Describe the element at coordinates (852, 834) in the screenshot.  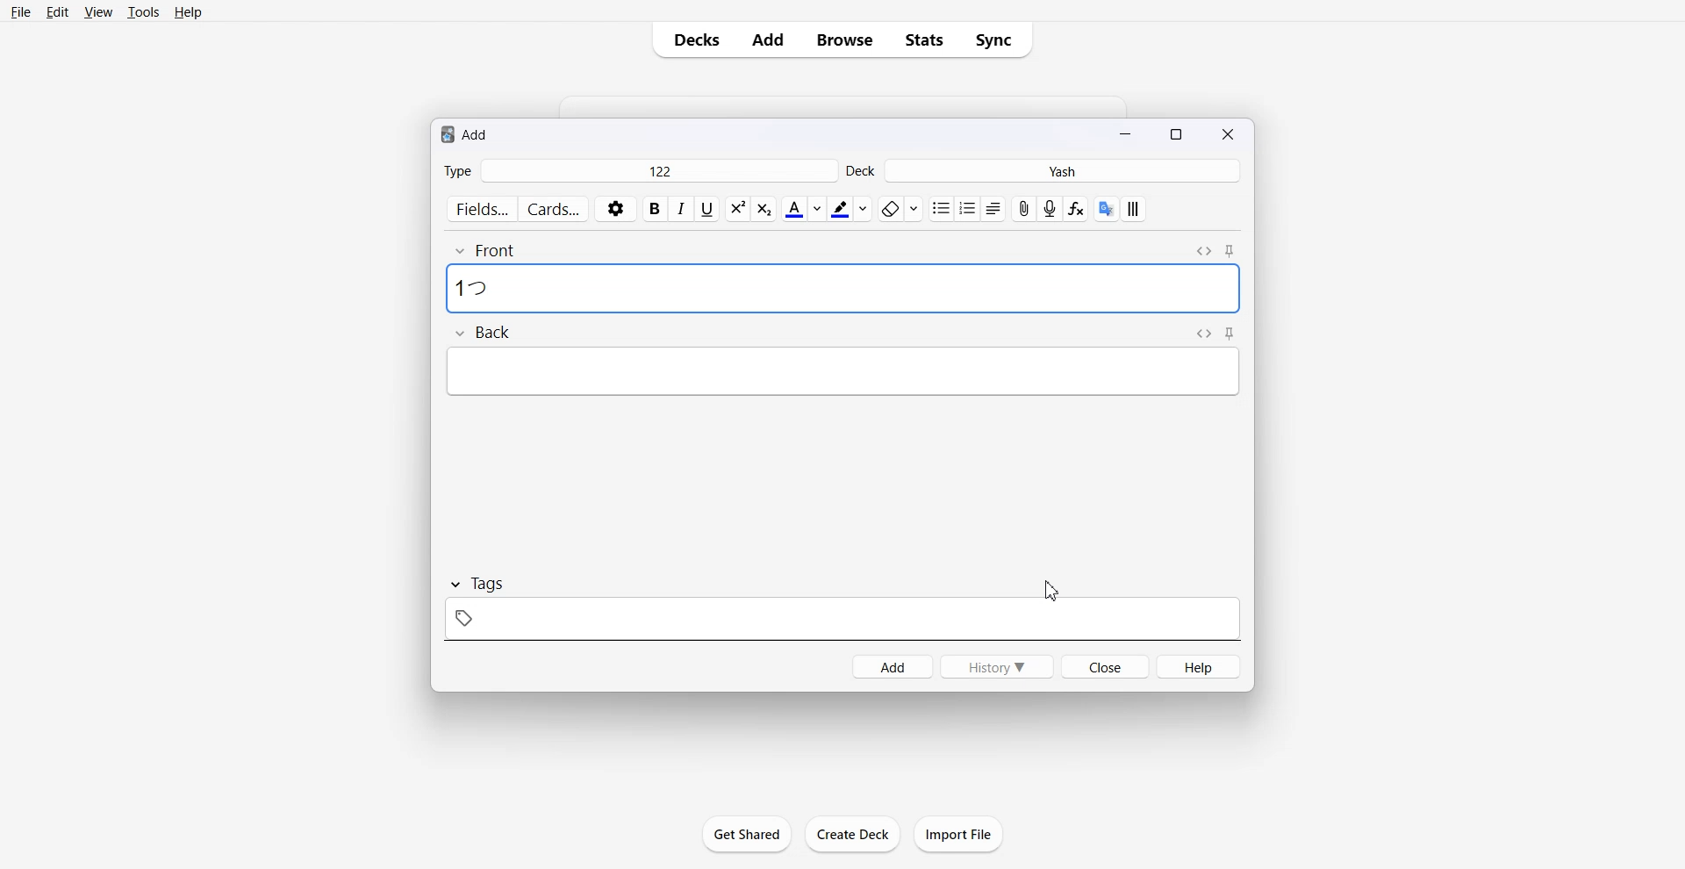
I see `Create Deck` at that location.